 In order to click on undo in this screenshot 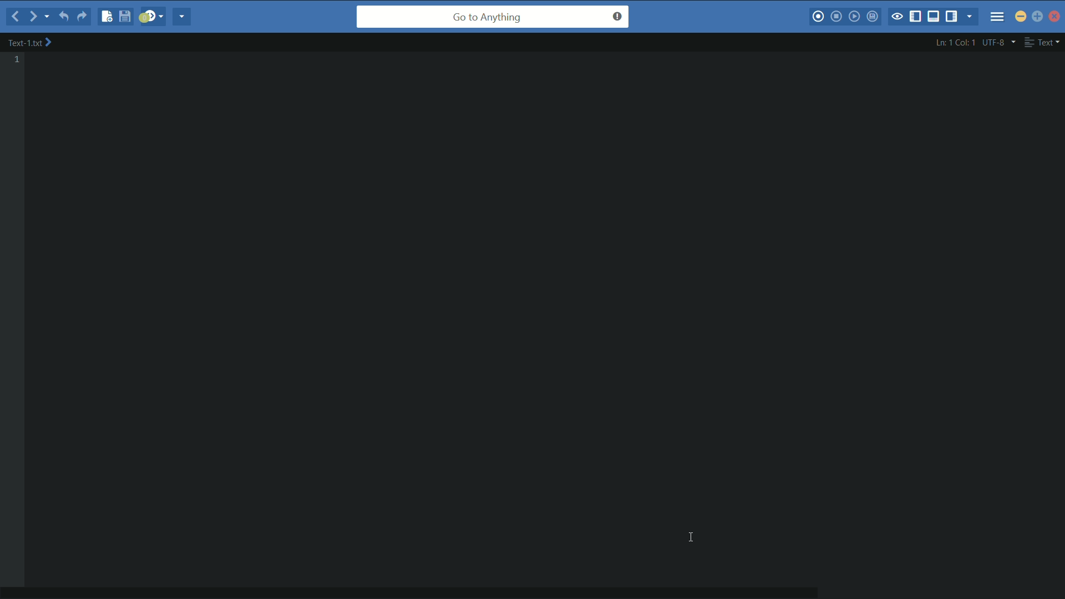, I will do `click(63, 17)`.